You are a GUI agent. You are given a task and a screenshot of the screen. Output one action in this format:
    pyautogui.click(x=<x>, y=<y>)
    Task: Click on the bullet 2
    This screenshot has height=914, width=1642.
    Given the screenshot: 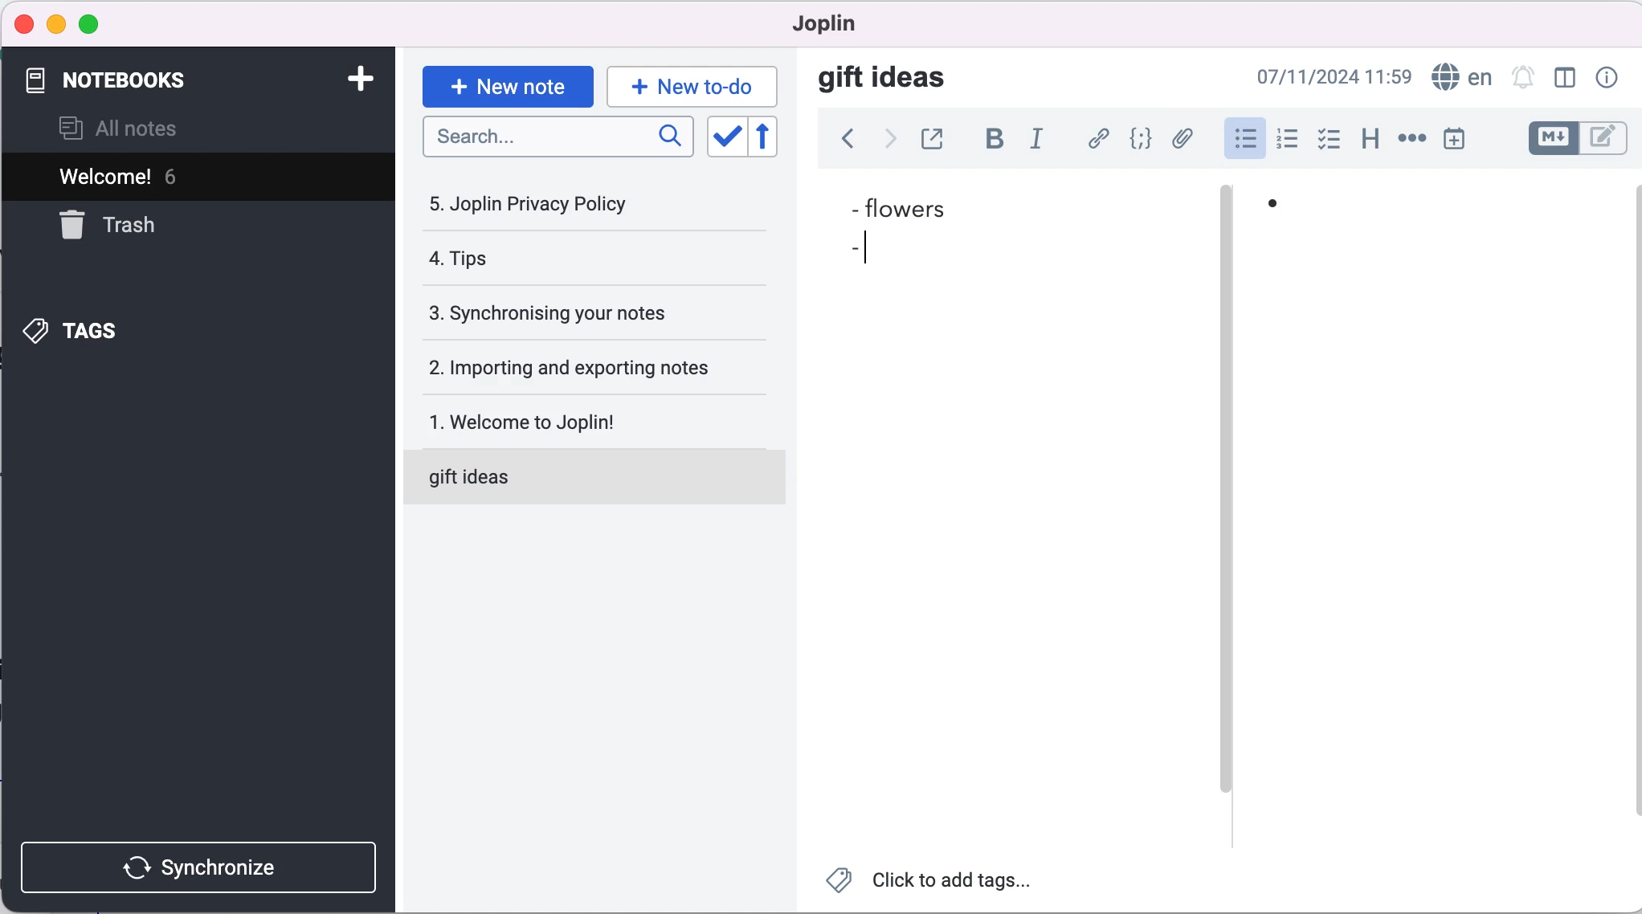 What is the action you would take?
    pyautogui.click(x=862, y=255)
    